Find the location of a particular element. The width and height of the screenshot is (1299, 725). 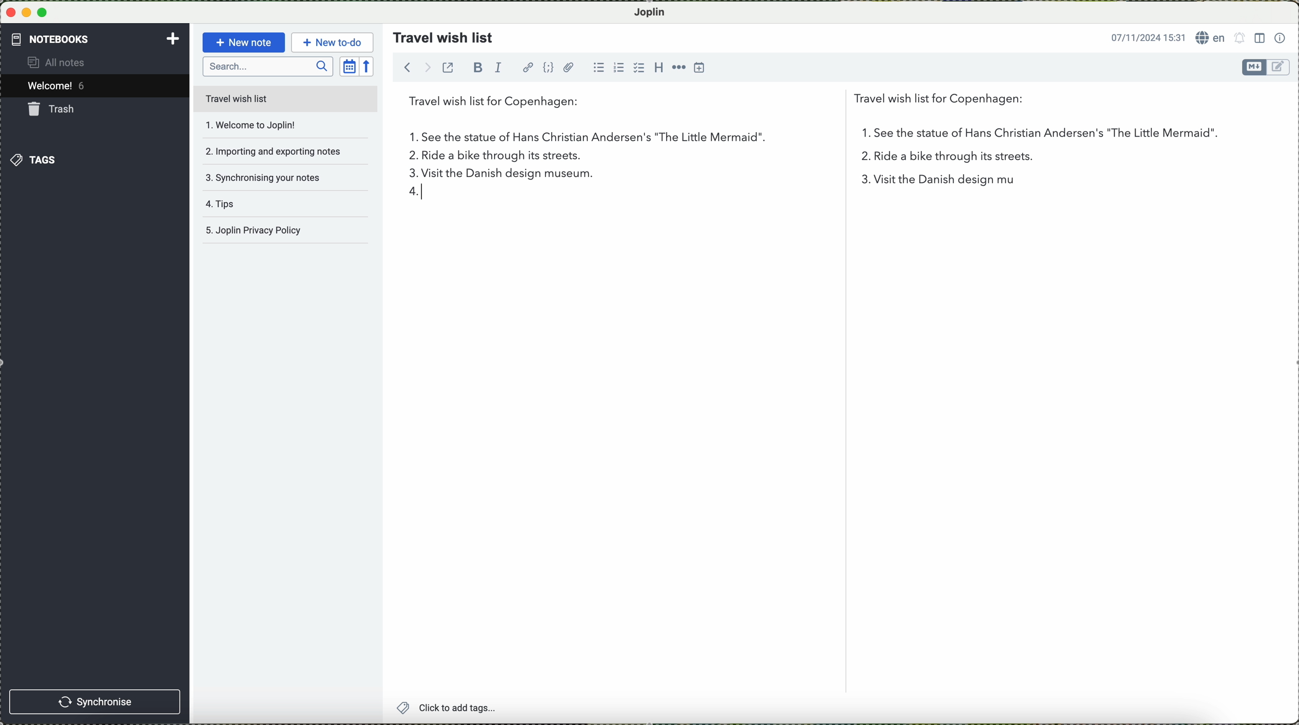

tips is located at coordinates (266, 208).